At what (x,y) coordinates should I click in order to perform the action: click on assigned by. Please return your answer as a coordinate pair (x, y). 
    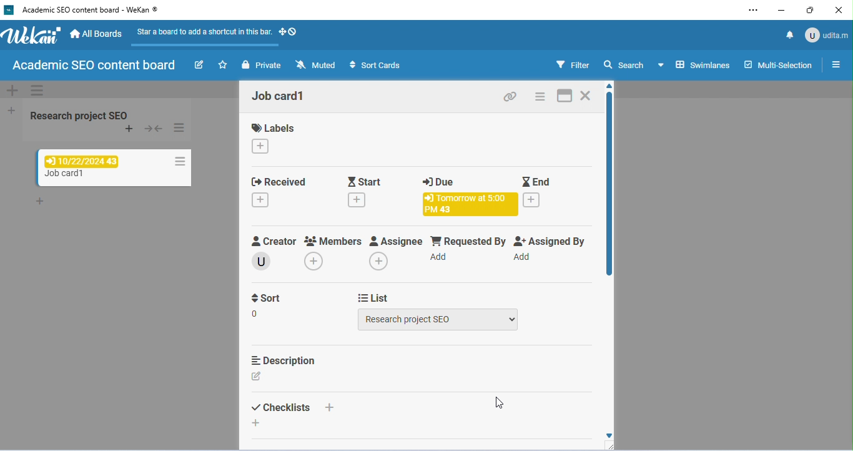
    Looking at the image, I should click on (552, 240).